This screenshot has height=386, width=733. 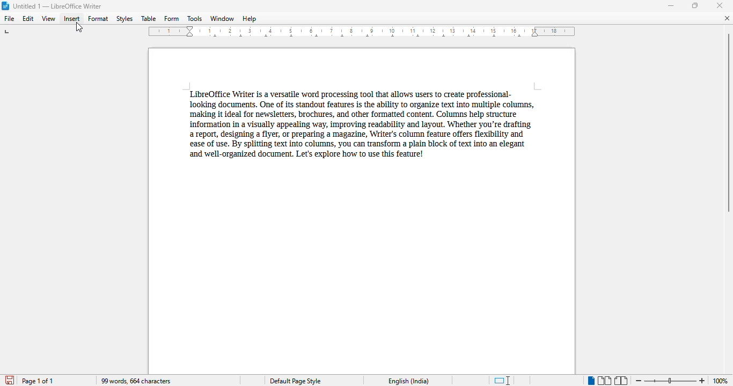 I want to click on Untitled 1 -- LibreOffice Writer, so click(x=59, y=5).